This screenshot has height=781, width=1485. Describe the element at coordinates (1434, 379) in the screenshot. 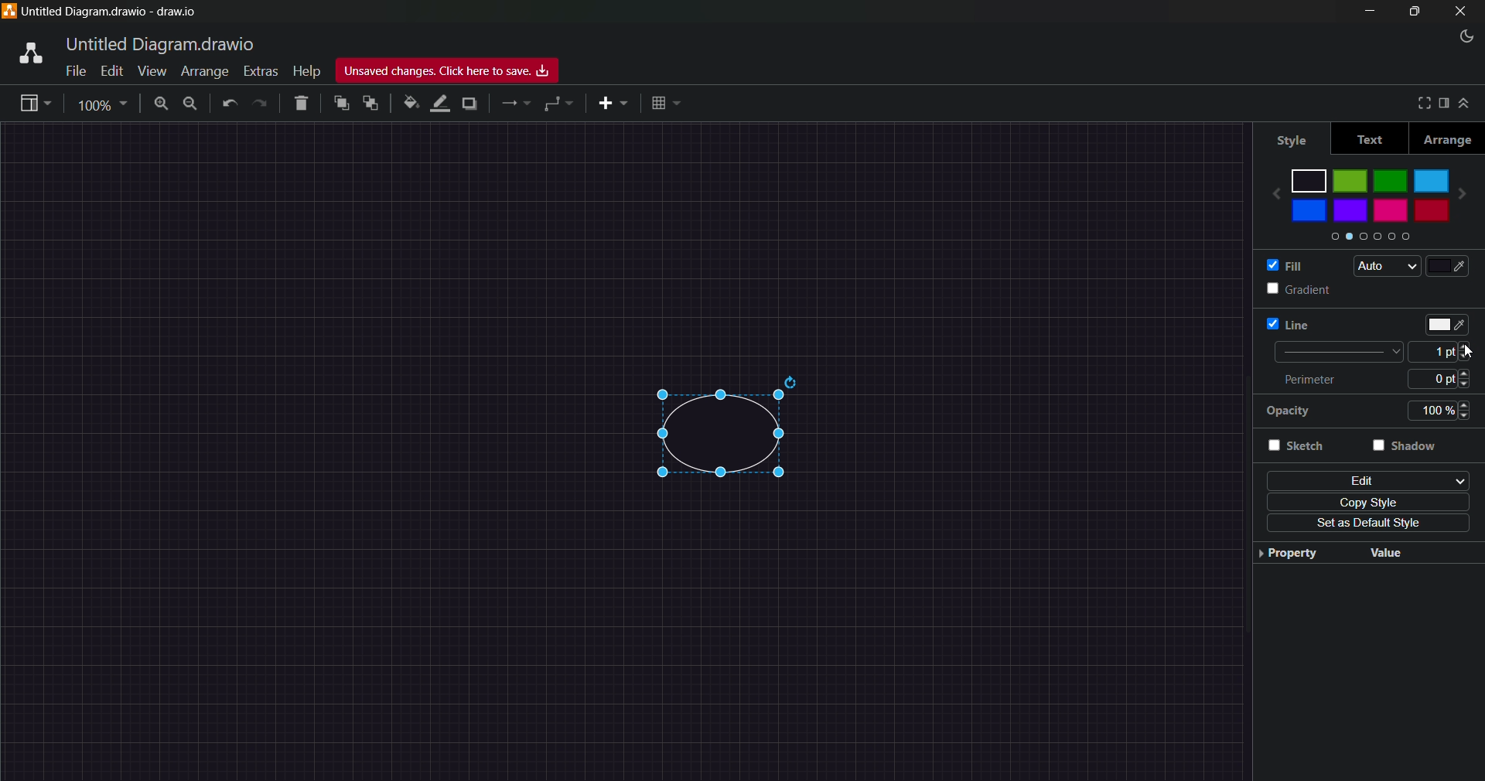

I see `current perimeter 0 pt` at that location.